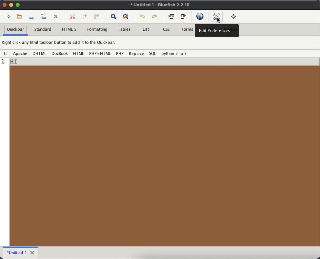 This screenshot has height=259, width=320. What do you see at coordinates (166, 29) in the screenshot?
I see `css` at bounding box center [166, 29].